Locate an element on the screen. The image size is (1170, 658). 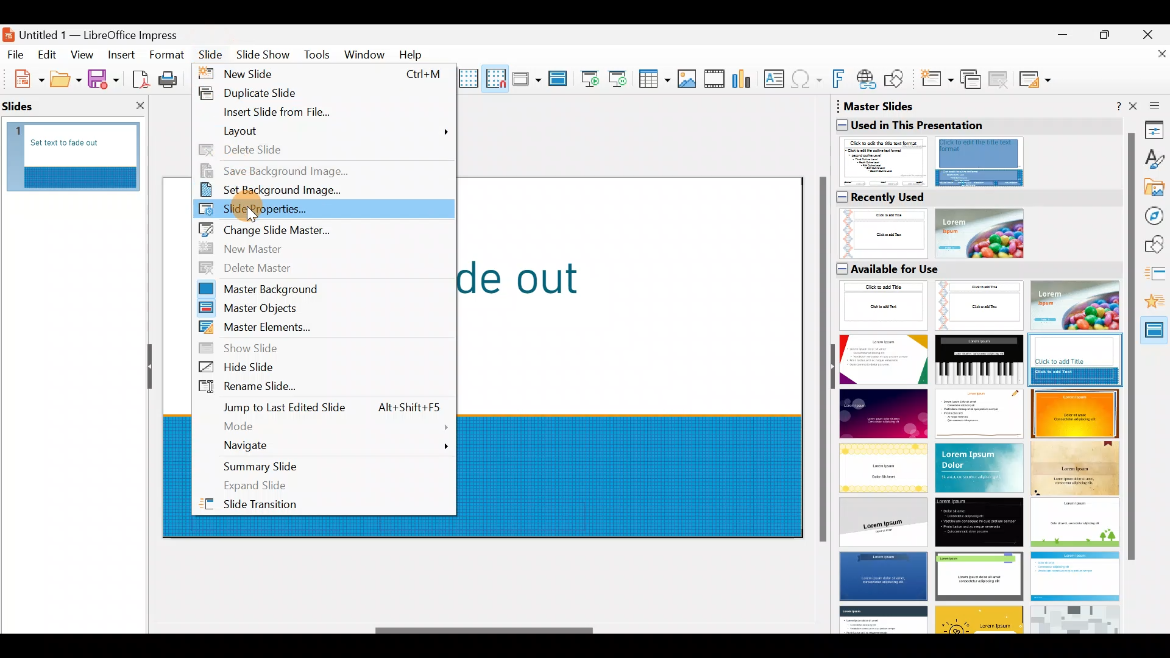
Insert hyperlink is located at coordinates (867, 79).